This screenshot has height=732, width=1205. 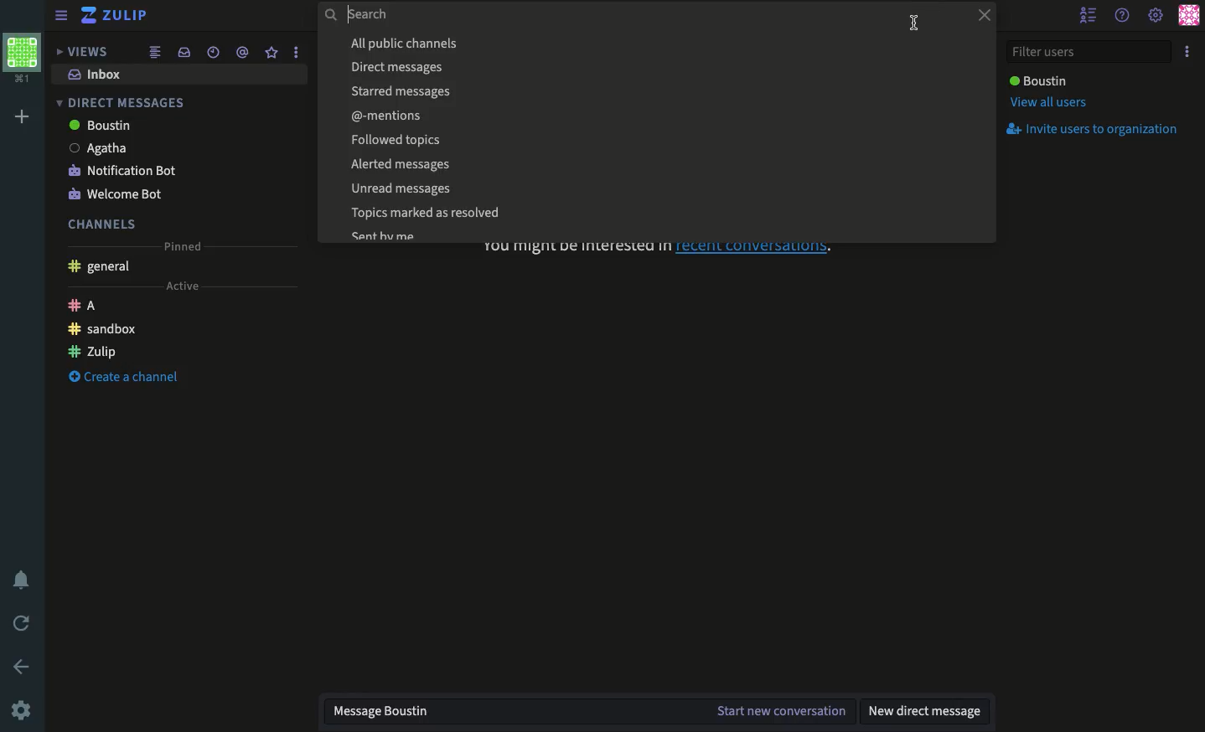 What do you see at coordinates (64, 15) in the screenshot?
I see `View menu` at bounding box center [64, 15].